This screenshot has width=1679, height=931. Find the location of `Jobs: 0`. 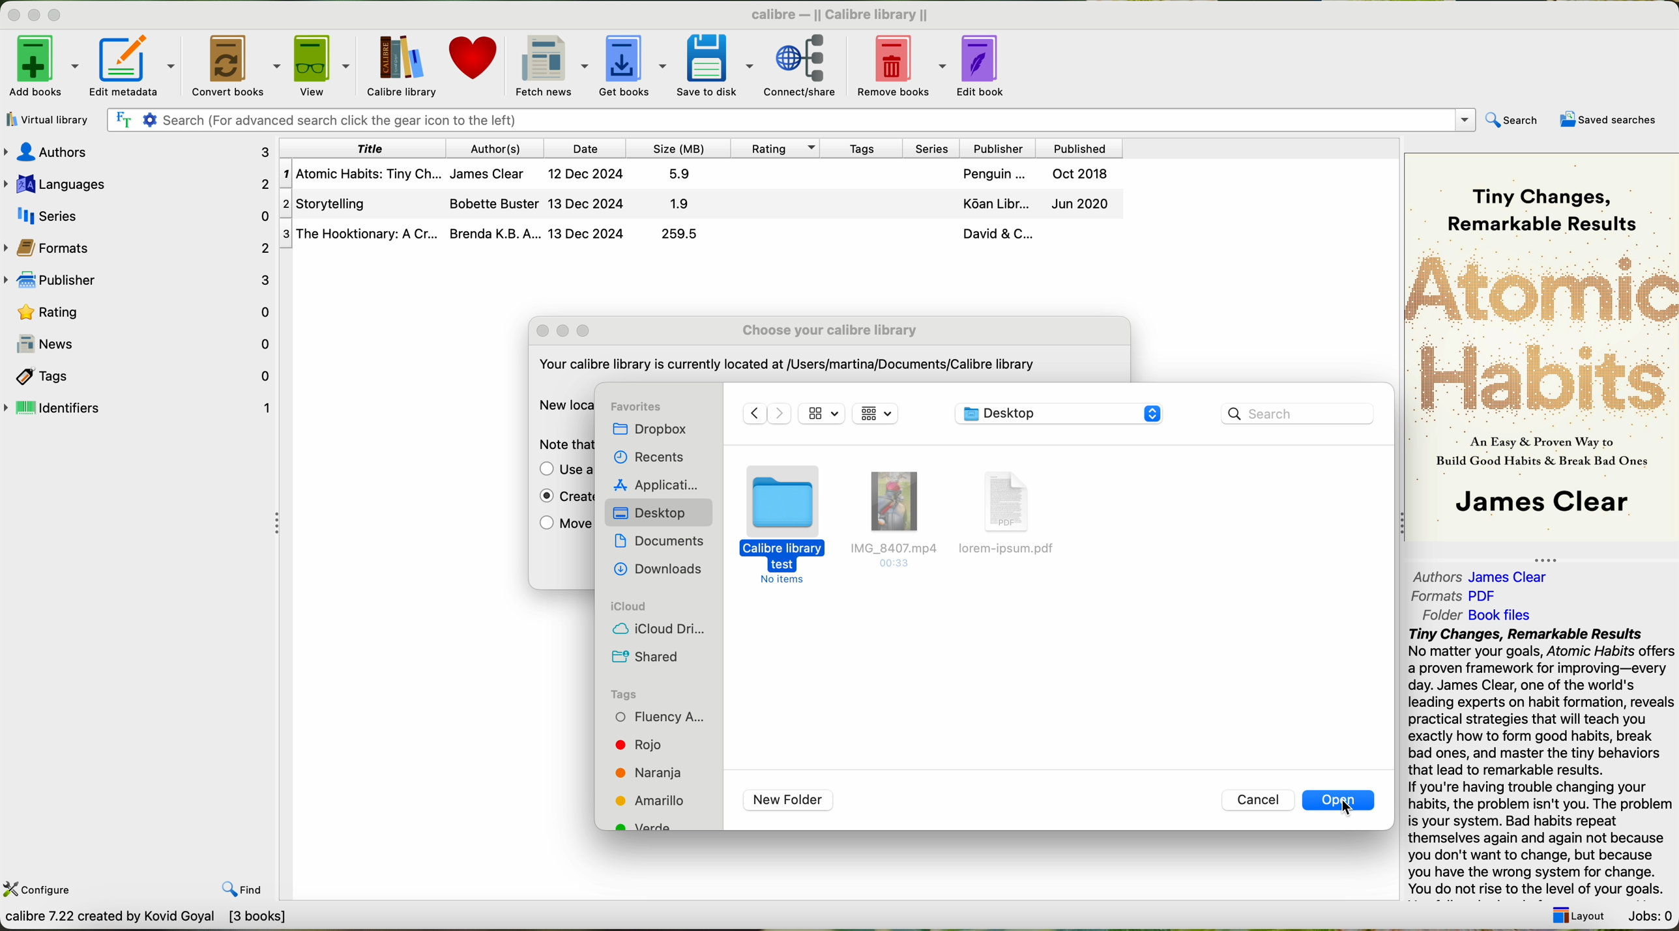

Jobs: 0 is located at coordinates (1648, 913).